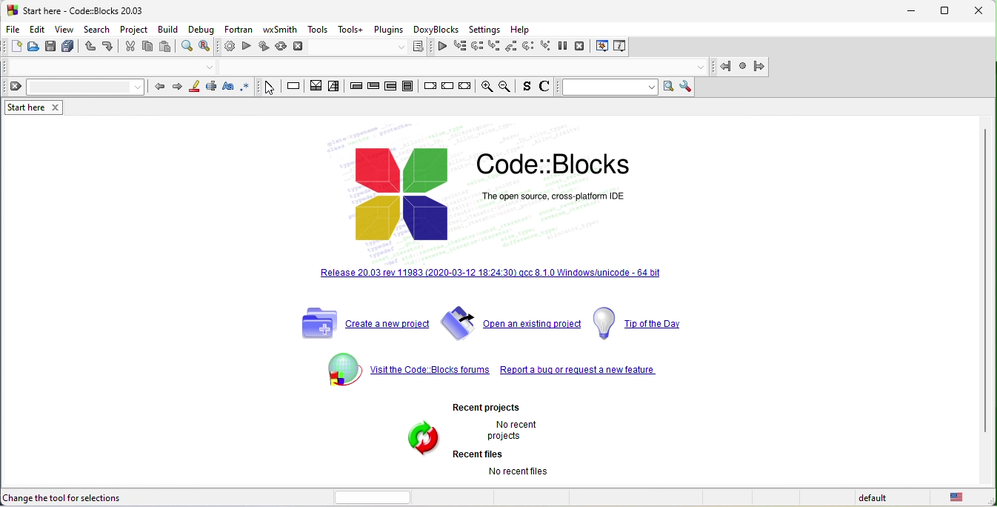  I want to click on jump back, so click(721, 66).